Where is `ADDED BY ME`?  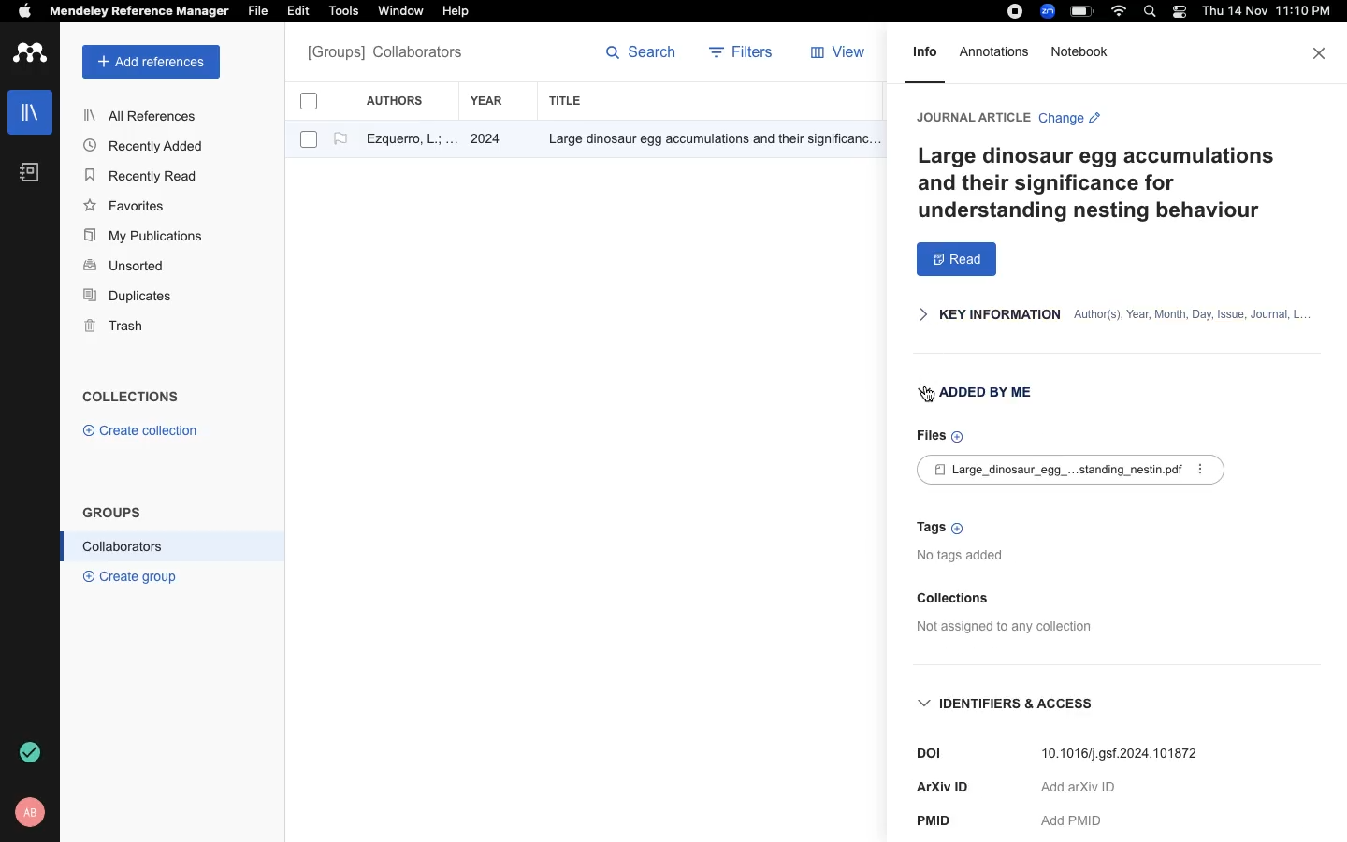
ADDED BY ME is located at coordinates (968, 393).